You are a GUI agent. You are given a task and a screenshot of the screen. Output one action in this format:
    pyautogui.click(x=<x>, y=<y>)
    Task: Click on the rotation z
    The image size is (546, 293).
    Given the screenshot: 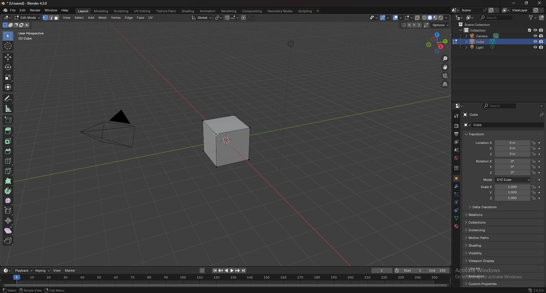 What is the action you would take?
    pyautogui.click(x=502, y=172)
    